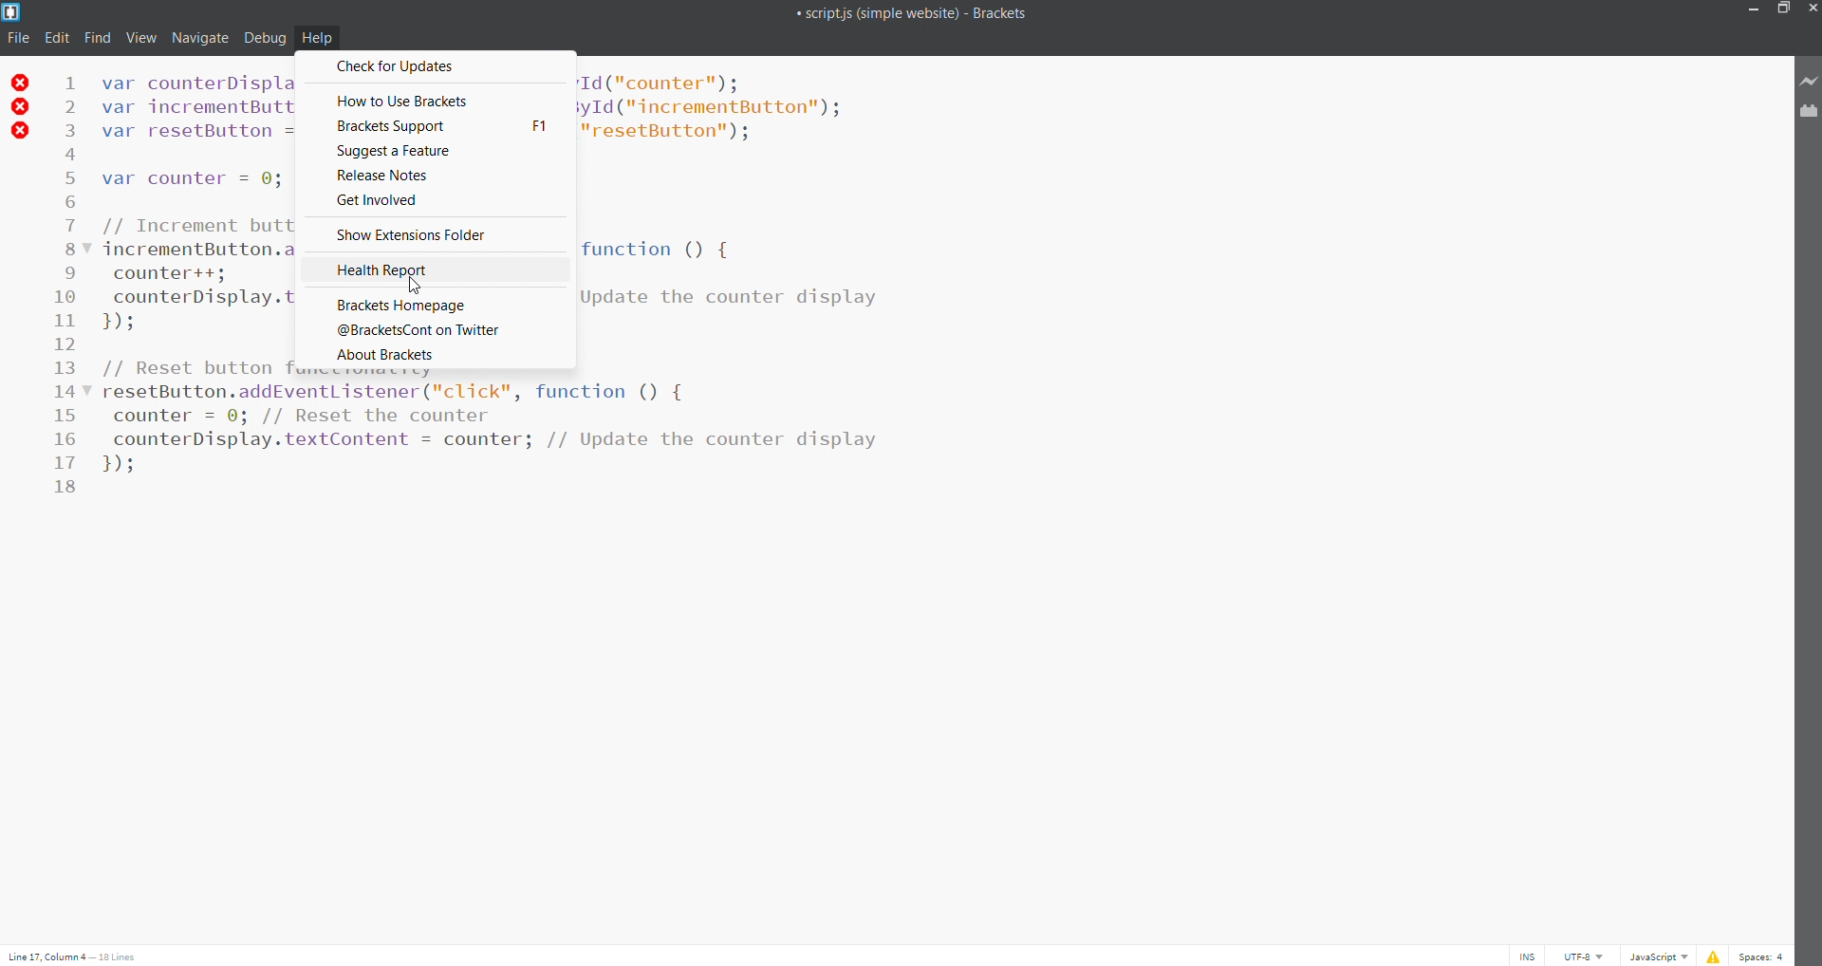 This screenshot has width=1822, height=966. I want to click on line errors, so click(21, 106).